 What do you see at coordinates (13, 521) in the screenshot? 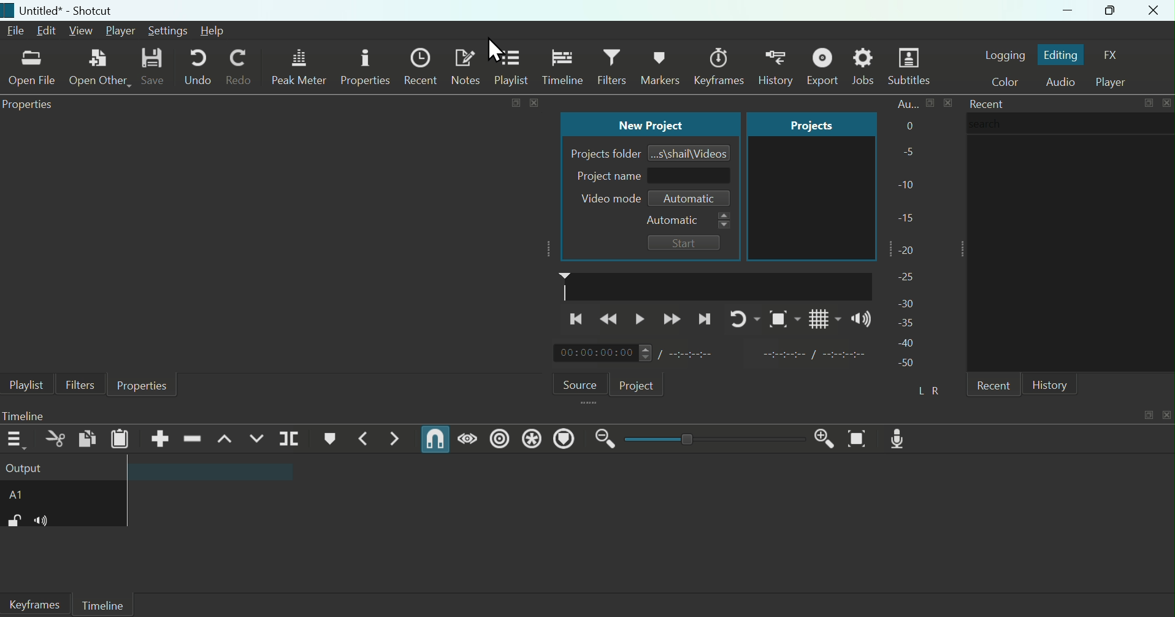
I see `Lock Track` at bounding box center [13, 521].